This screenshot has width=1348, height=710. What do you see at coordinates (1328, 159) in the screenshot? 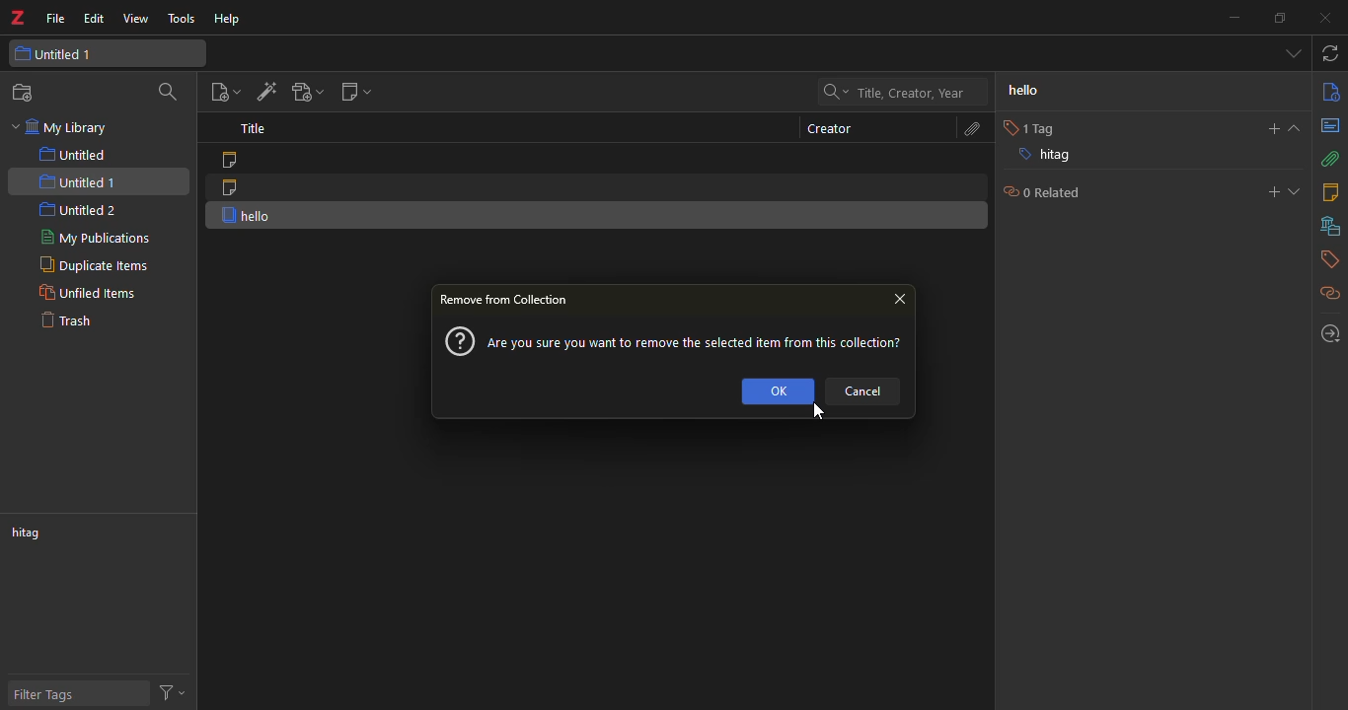
I see `attach` at bounding box center [1328, 159].